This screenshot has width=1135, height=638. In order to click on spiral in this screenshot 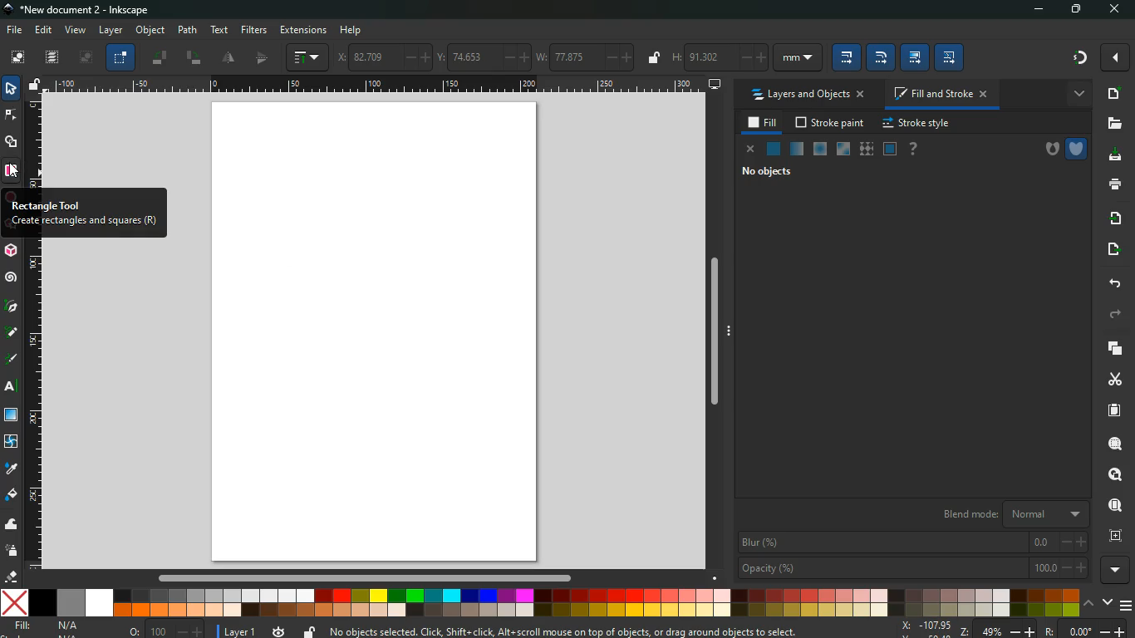, I will do `click(12, 278)`.